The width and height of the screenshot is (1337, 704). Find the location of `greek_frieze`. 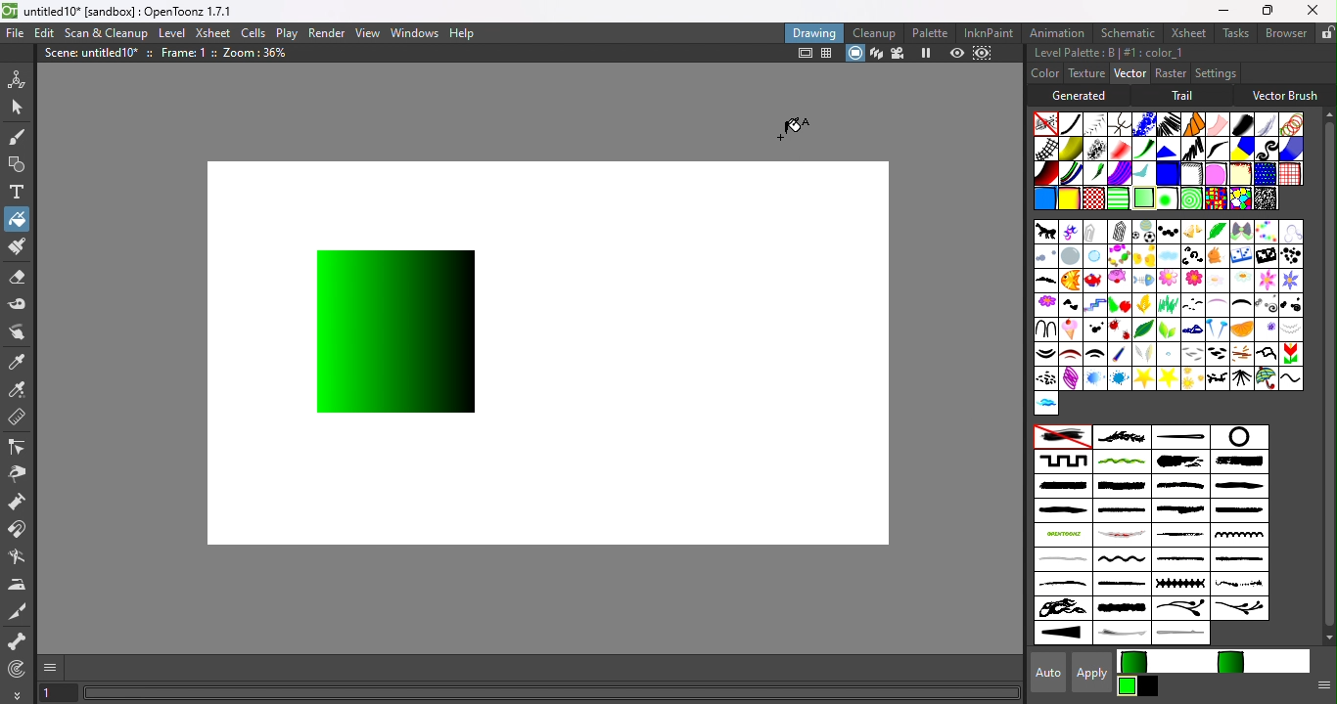

greek_frieze is located at coordinates (1063, 461).